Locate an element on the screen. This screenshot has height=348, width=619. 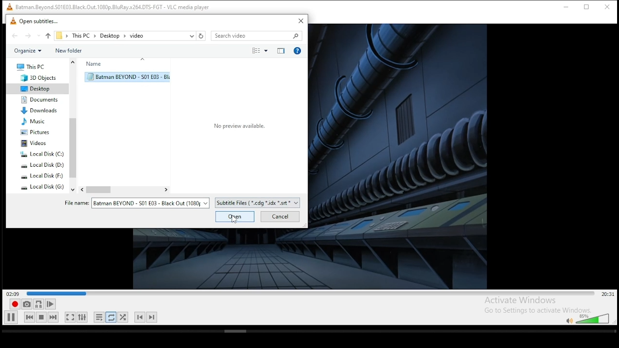
search bar is located at coordinates (256, 35).